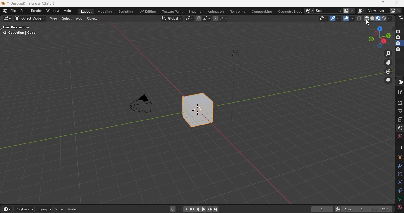  Describe the element at coordinates (348, 18) in the screenshot. I see `overlays` at that location.